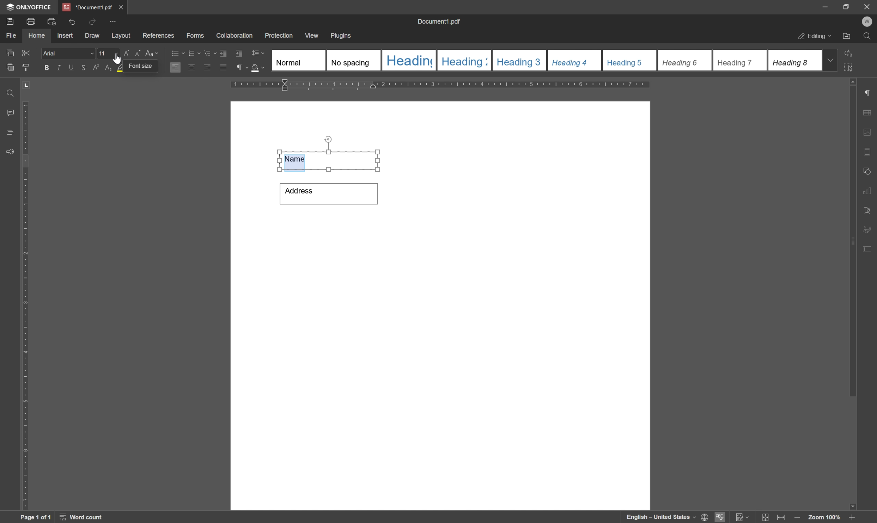  Describe the element at coordinates (65, 36) in the screenshot. I see `insert` at that location.